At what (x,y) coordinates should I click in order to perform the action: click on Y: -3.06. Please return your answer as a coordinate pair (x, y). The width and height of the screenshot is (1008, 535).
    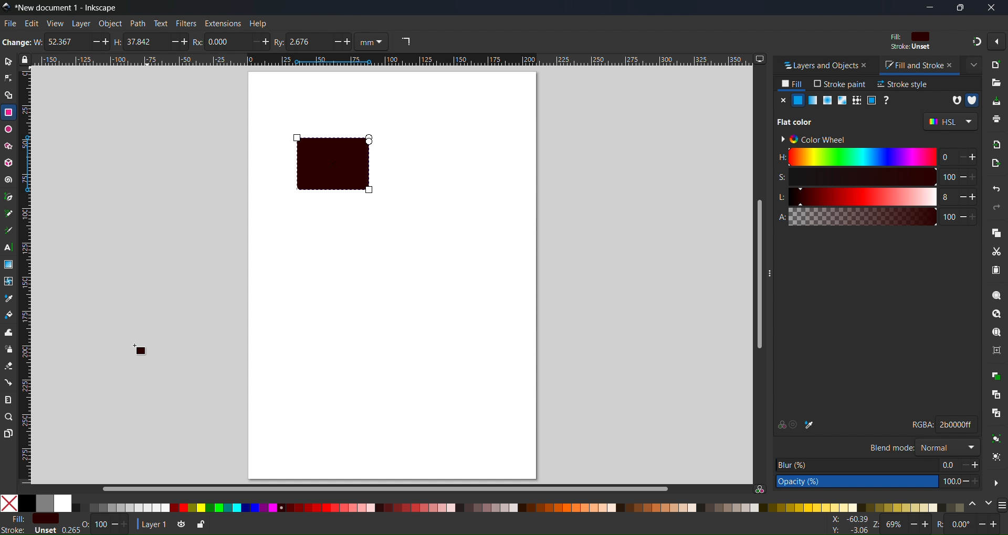
    Looking at the image, I should click on (848, 530).